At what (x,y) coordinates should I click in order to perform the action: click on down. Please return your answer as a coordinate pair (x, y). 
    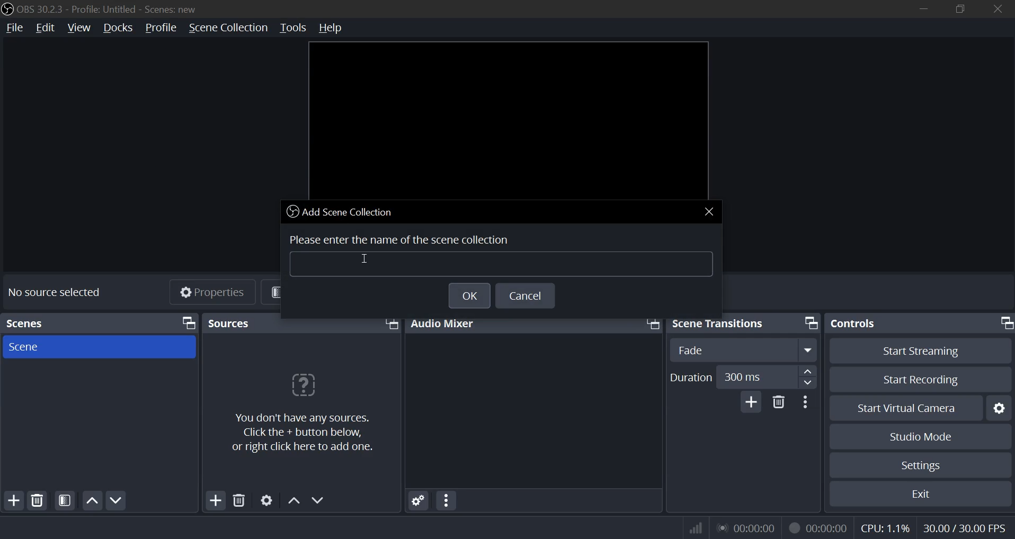
    Looking at the image, I should click on (806, 382).